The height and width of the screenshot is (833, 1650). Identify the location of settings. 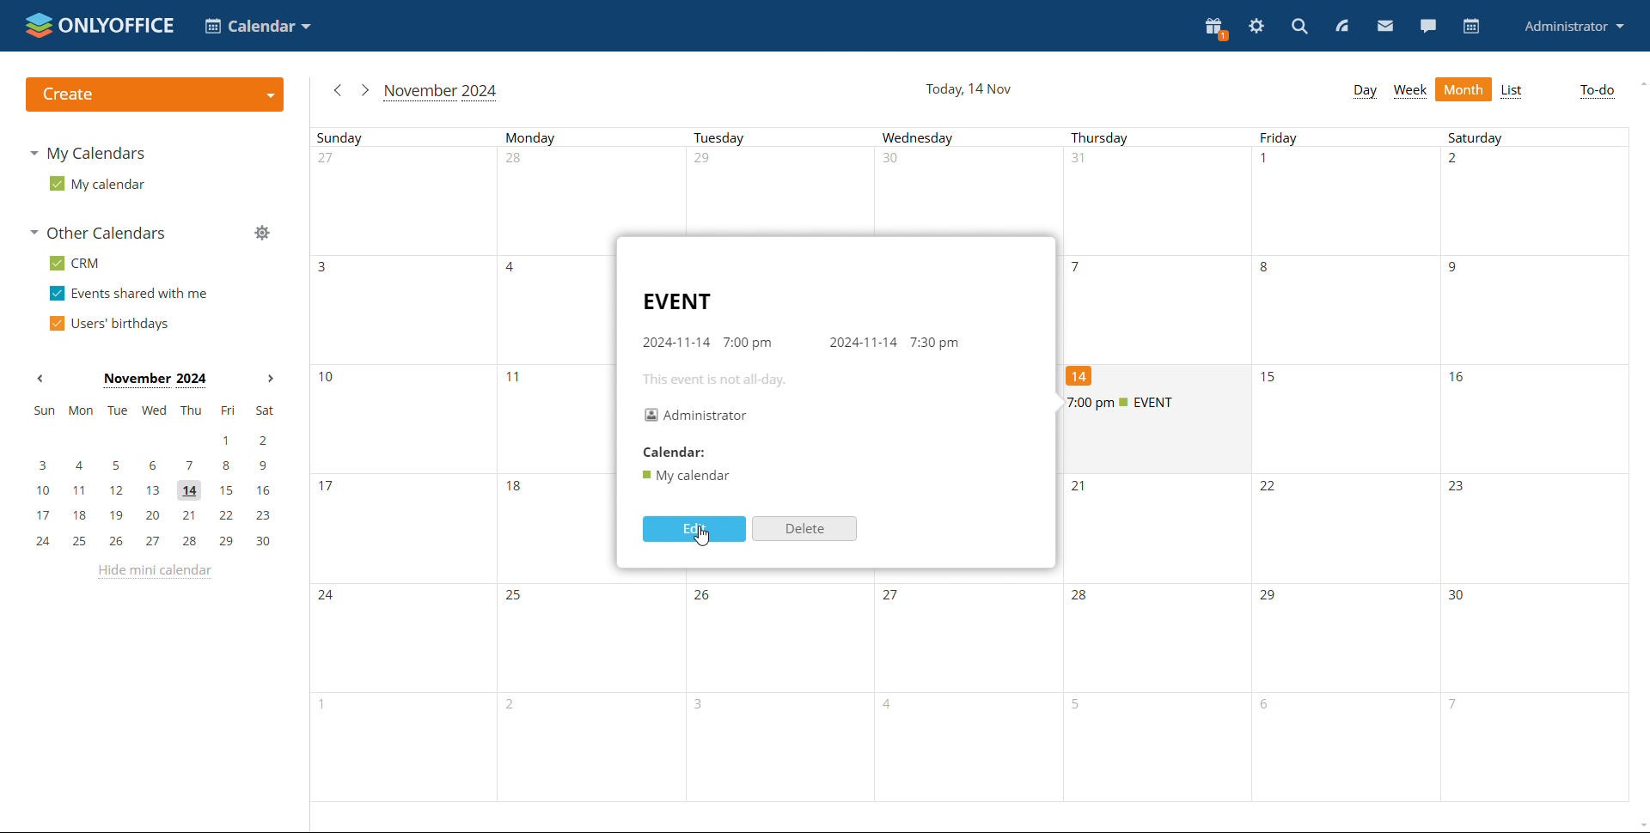
(1257, 26).